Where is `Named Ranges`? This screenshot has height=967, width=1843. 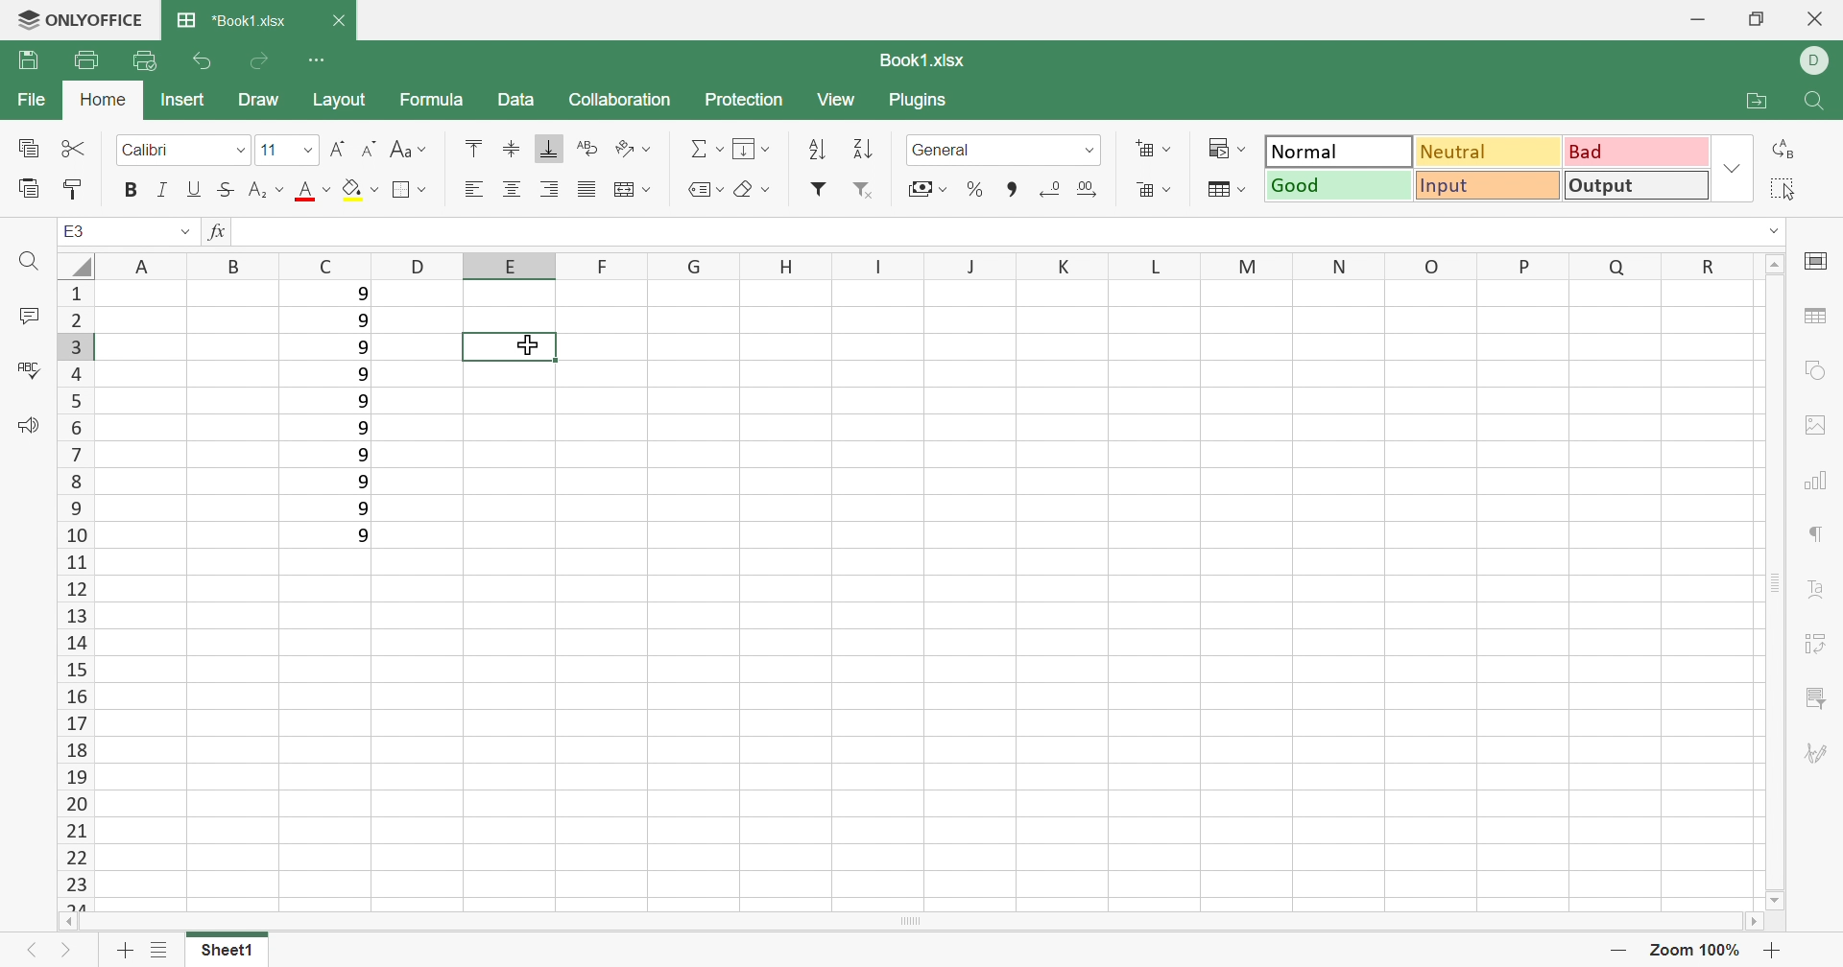 Named Ranges is located at coordinates (701, 191).